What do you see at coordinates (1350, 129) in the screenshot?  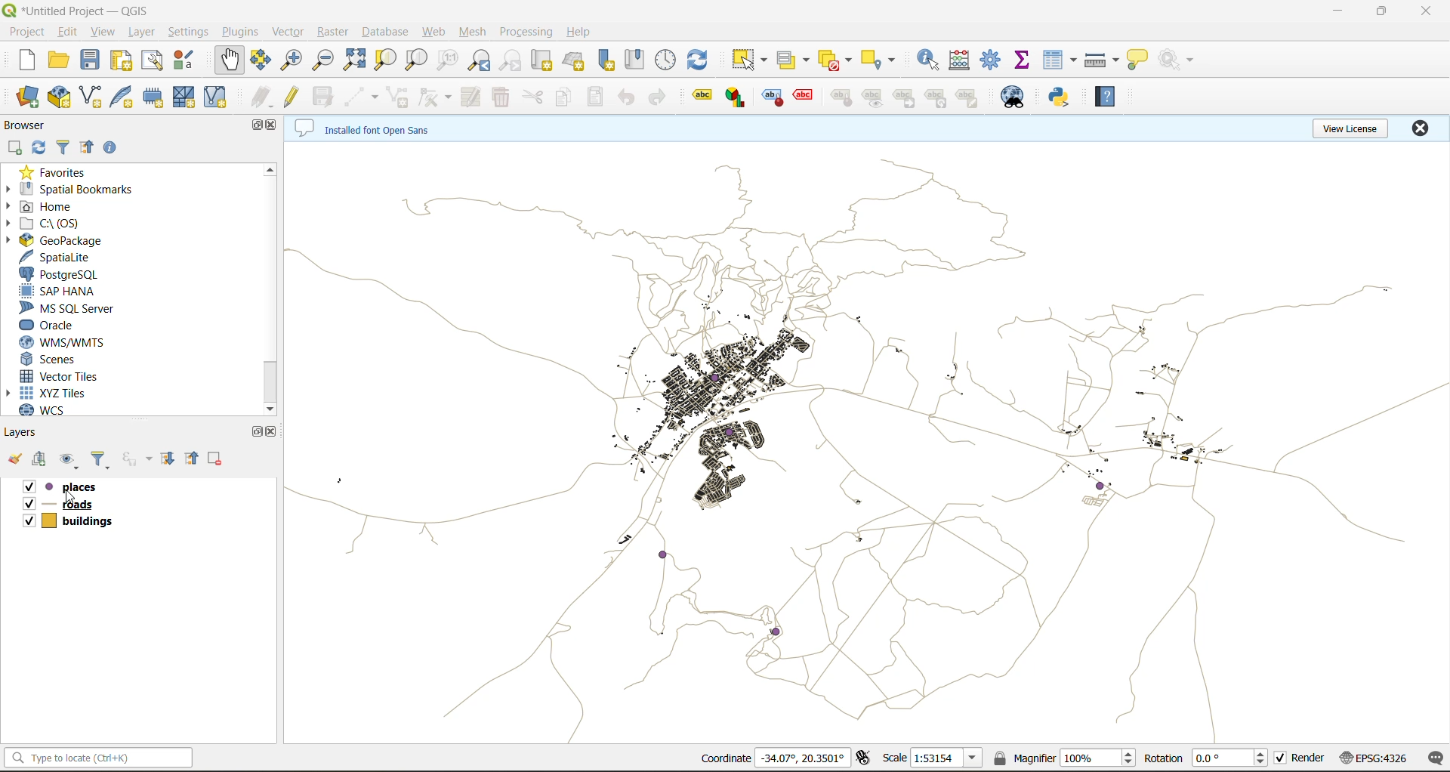 I see `view license` at bounding box center [1350, 129].